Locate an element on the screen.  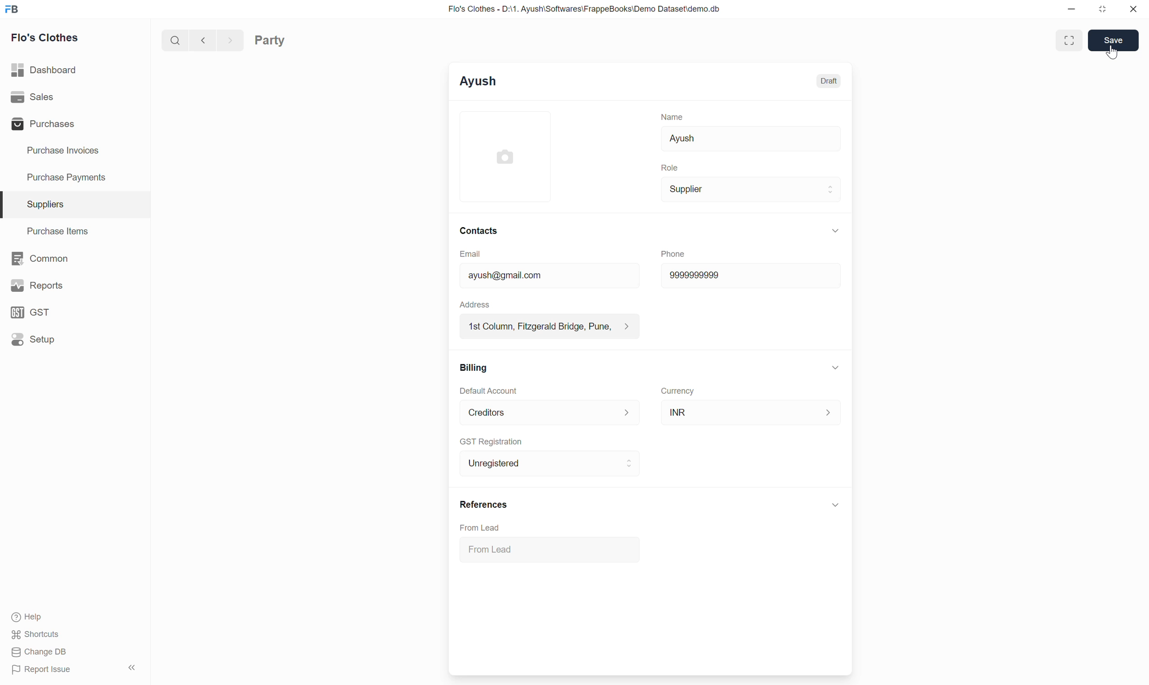
Purchase Invoices is located at coordinates (74, 151).